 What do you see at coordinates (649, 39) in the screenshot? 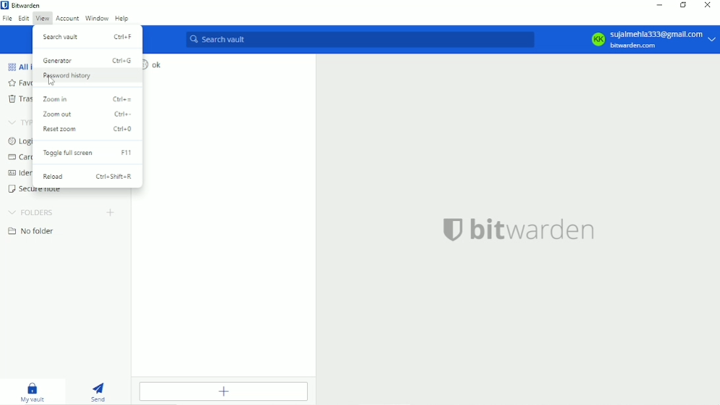
I see `KK Sujalmehla333@gmail.com      bitwarden.com` at bounding box center [649, 39].